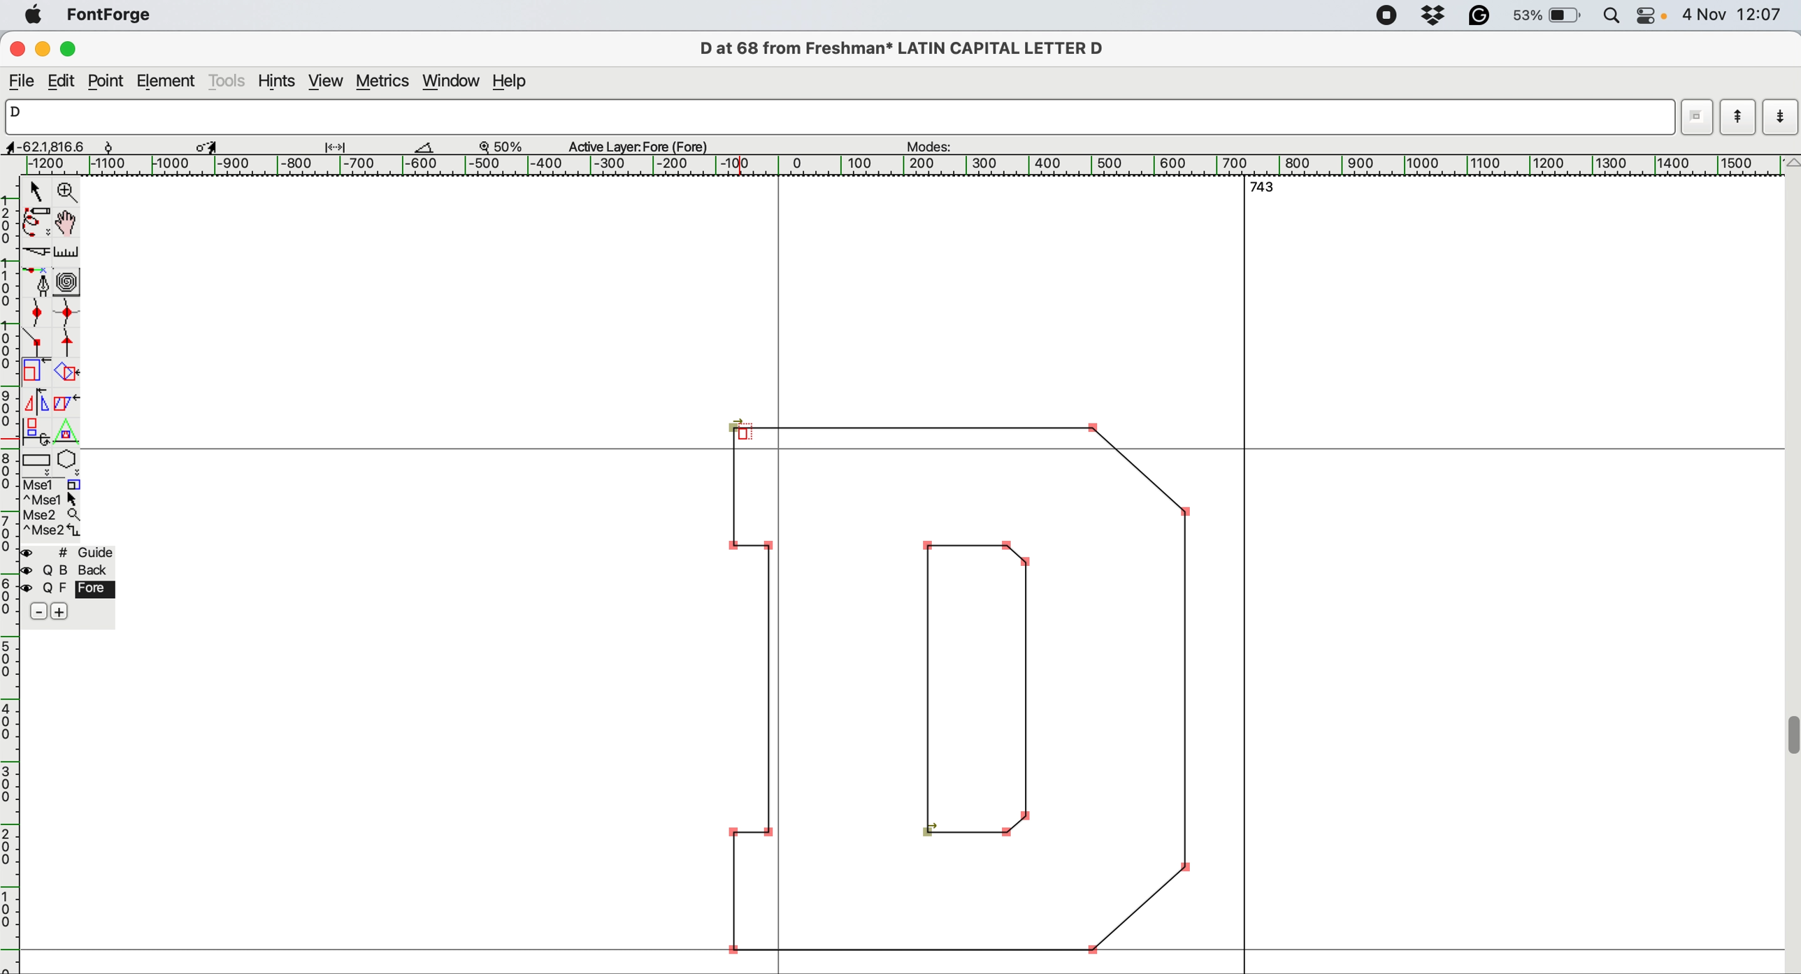 This screenshot has width=1801, height=974. I want to click on point, so click(106, 81).